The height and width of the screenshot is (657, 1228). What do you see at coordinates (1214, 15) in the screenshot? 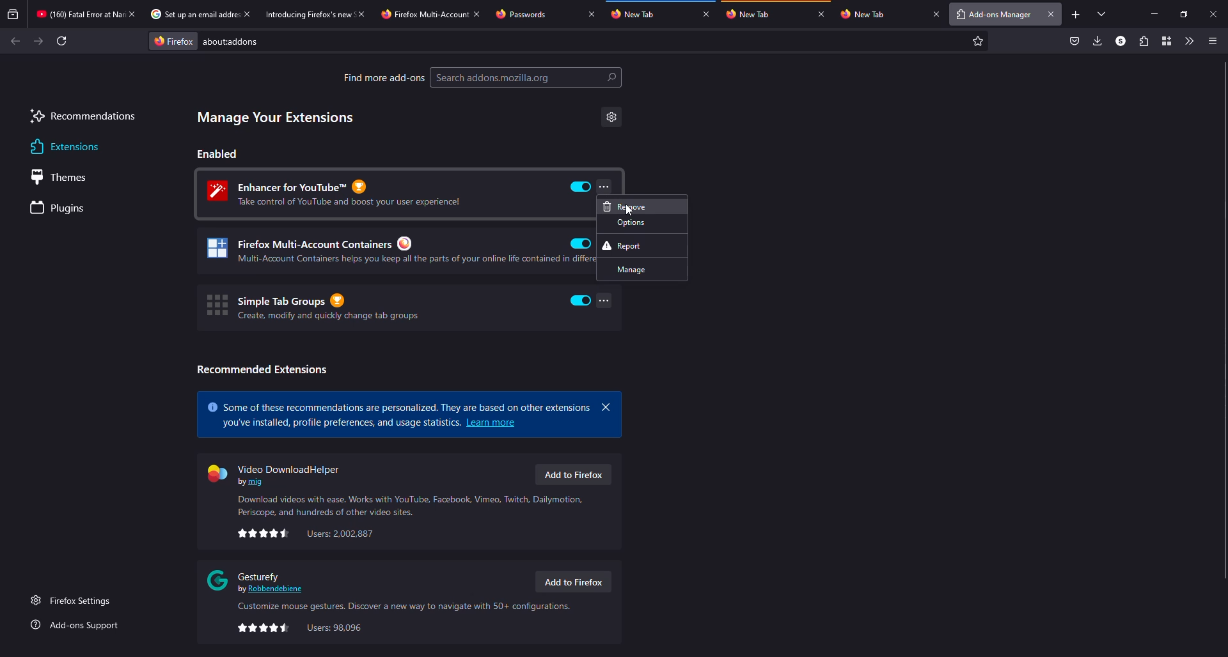
I see `close` at bounding box center [1214, 15].